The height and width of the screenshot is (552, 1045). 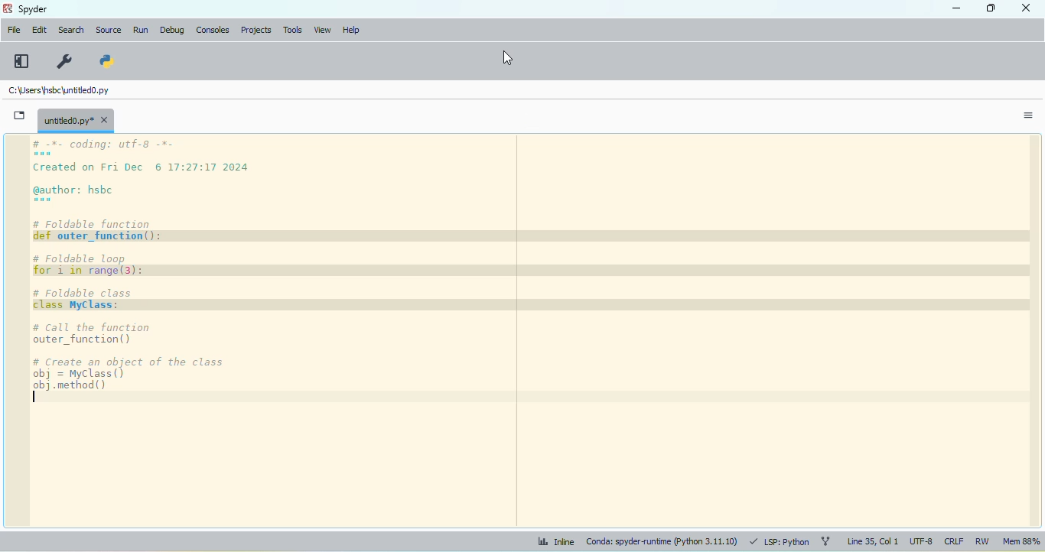 I want to click on PYTHONPATH manager, so click(x=105, y=61).